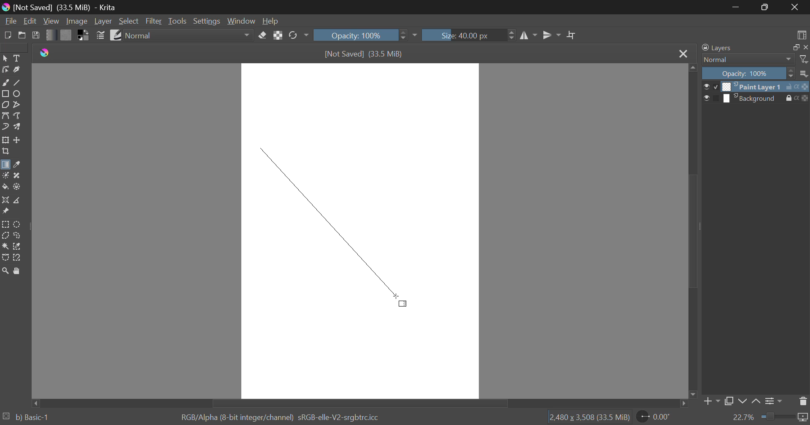 The image size is (810, 425). Describe the element at coordinates (659, 416) in the screenshot. I see `0.00°` at that location.